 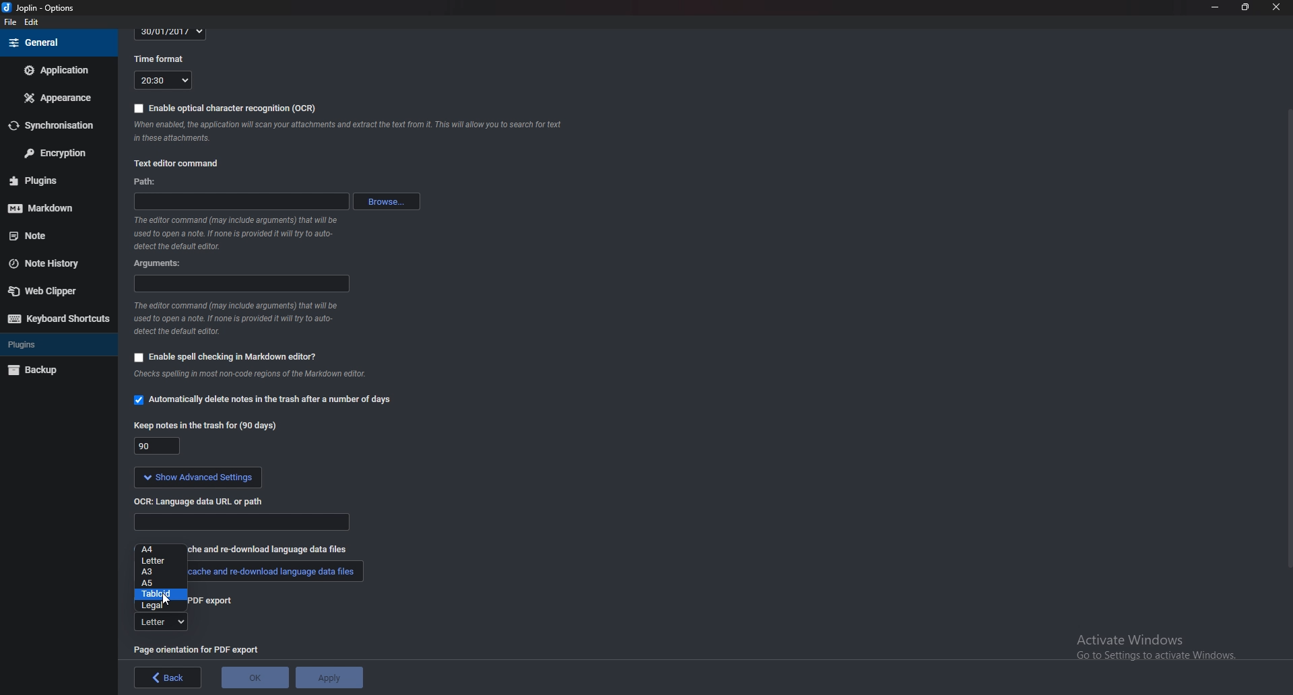 What do you see at coordinates (236, 319) in the screenshot?
I see `Info` at bounding box center [236, 319].